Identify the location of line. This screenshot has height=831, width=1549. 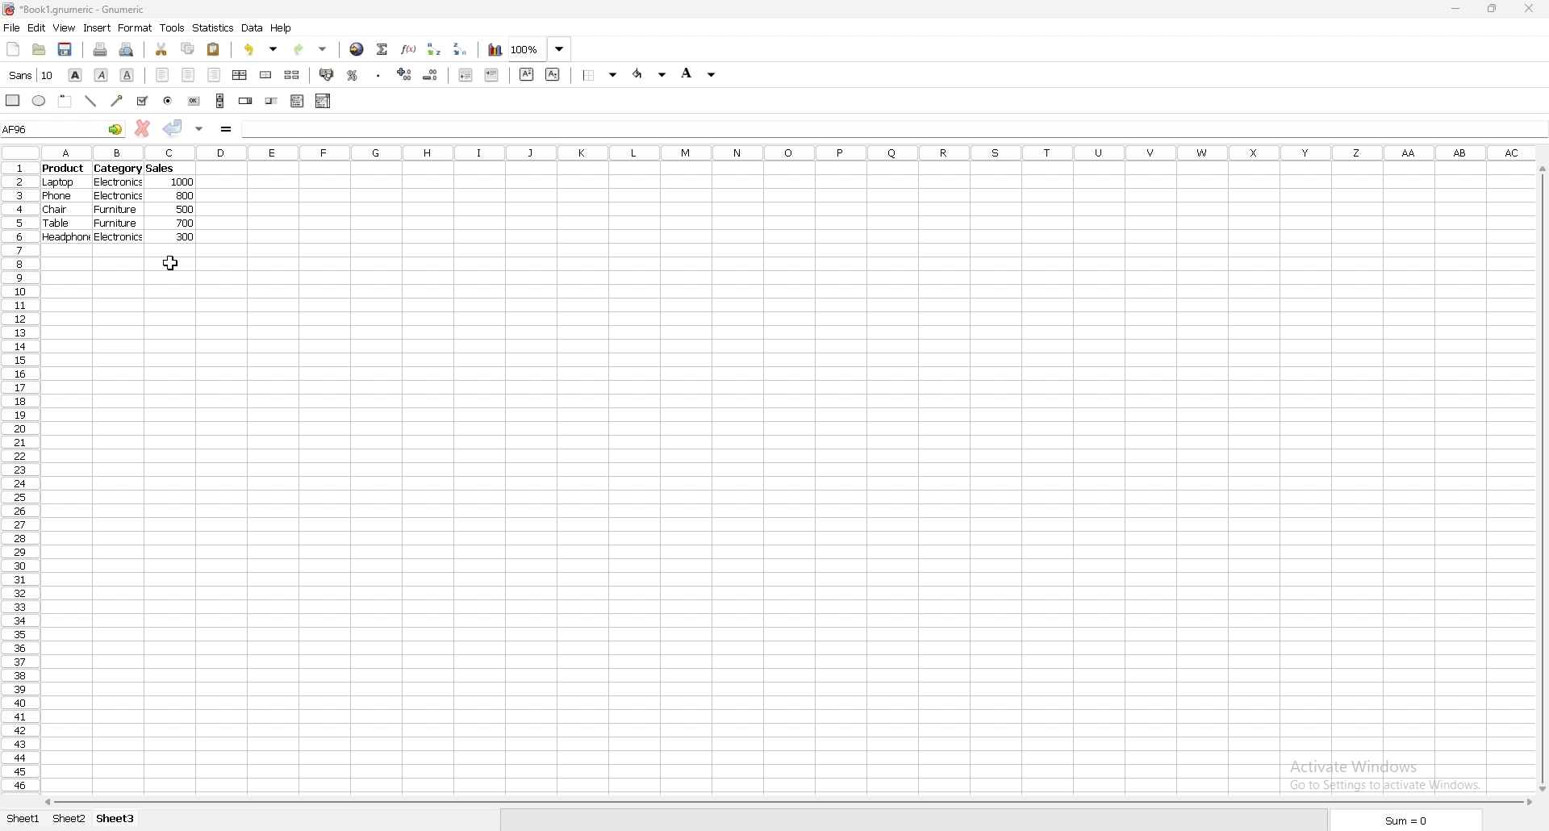
(91, 102).